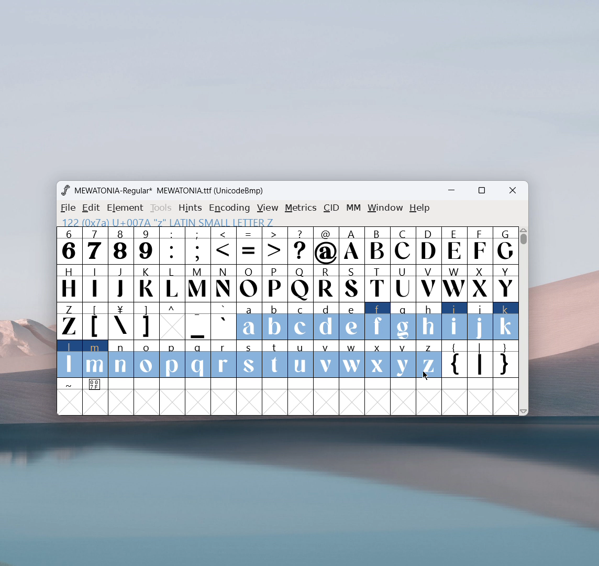 The height and width of the screenshot is (566, 599). I want to click on X, so click(480, 282).